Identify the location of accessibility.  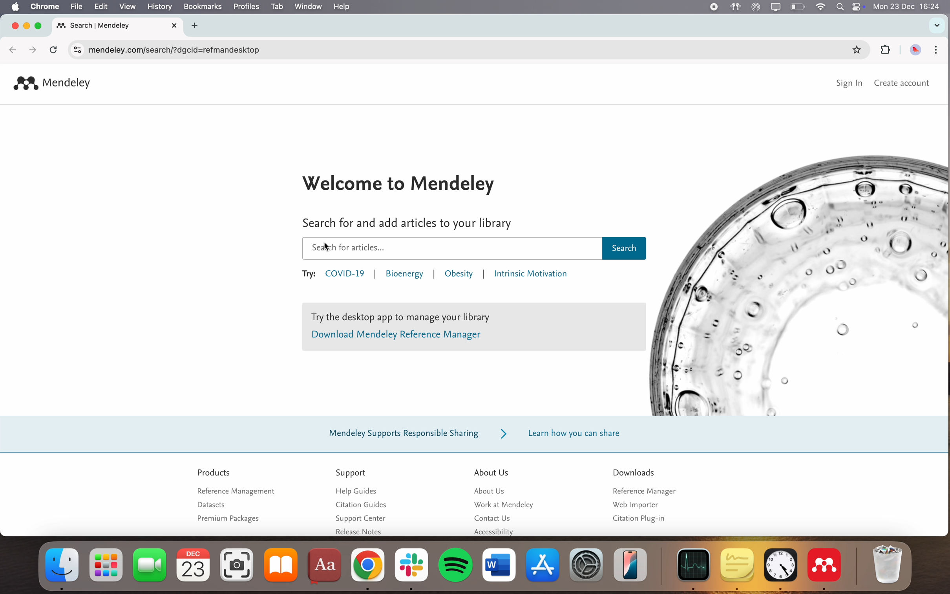
(495, 532).